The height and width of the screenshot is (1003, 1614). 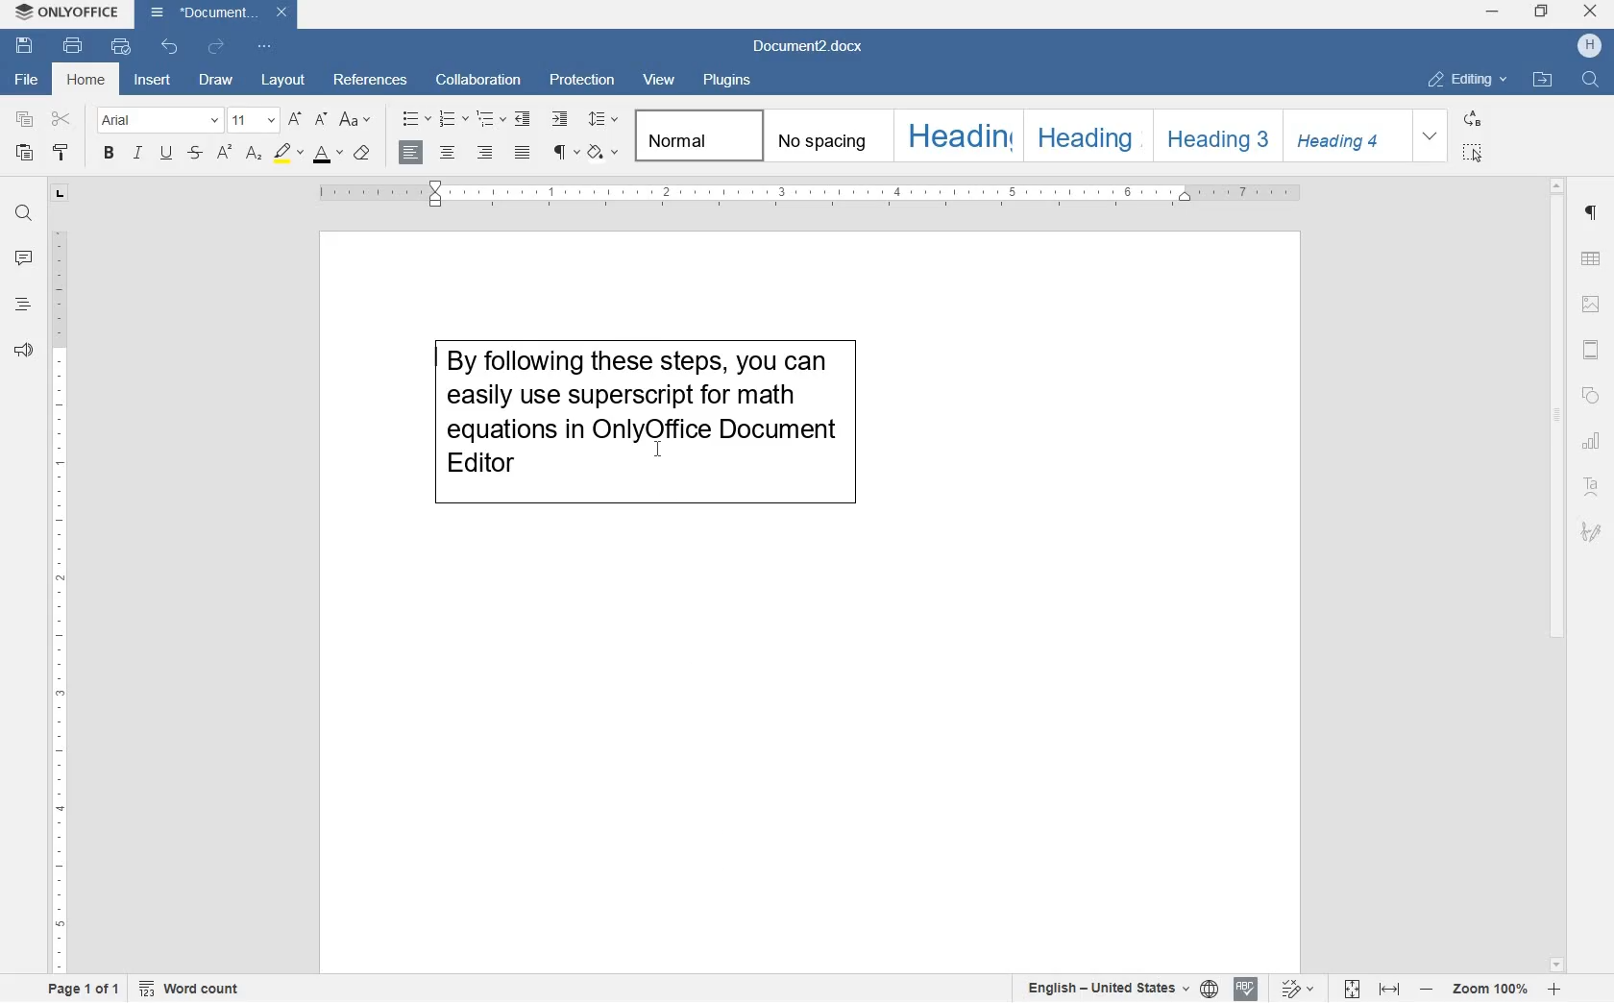 I want to click on quick print, so click(x=121, y=46).